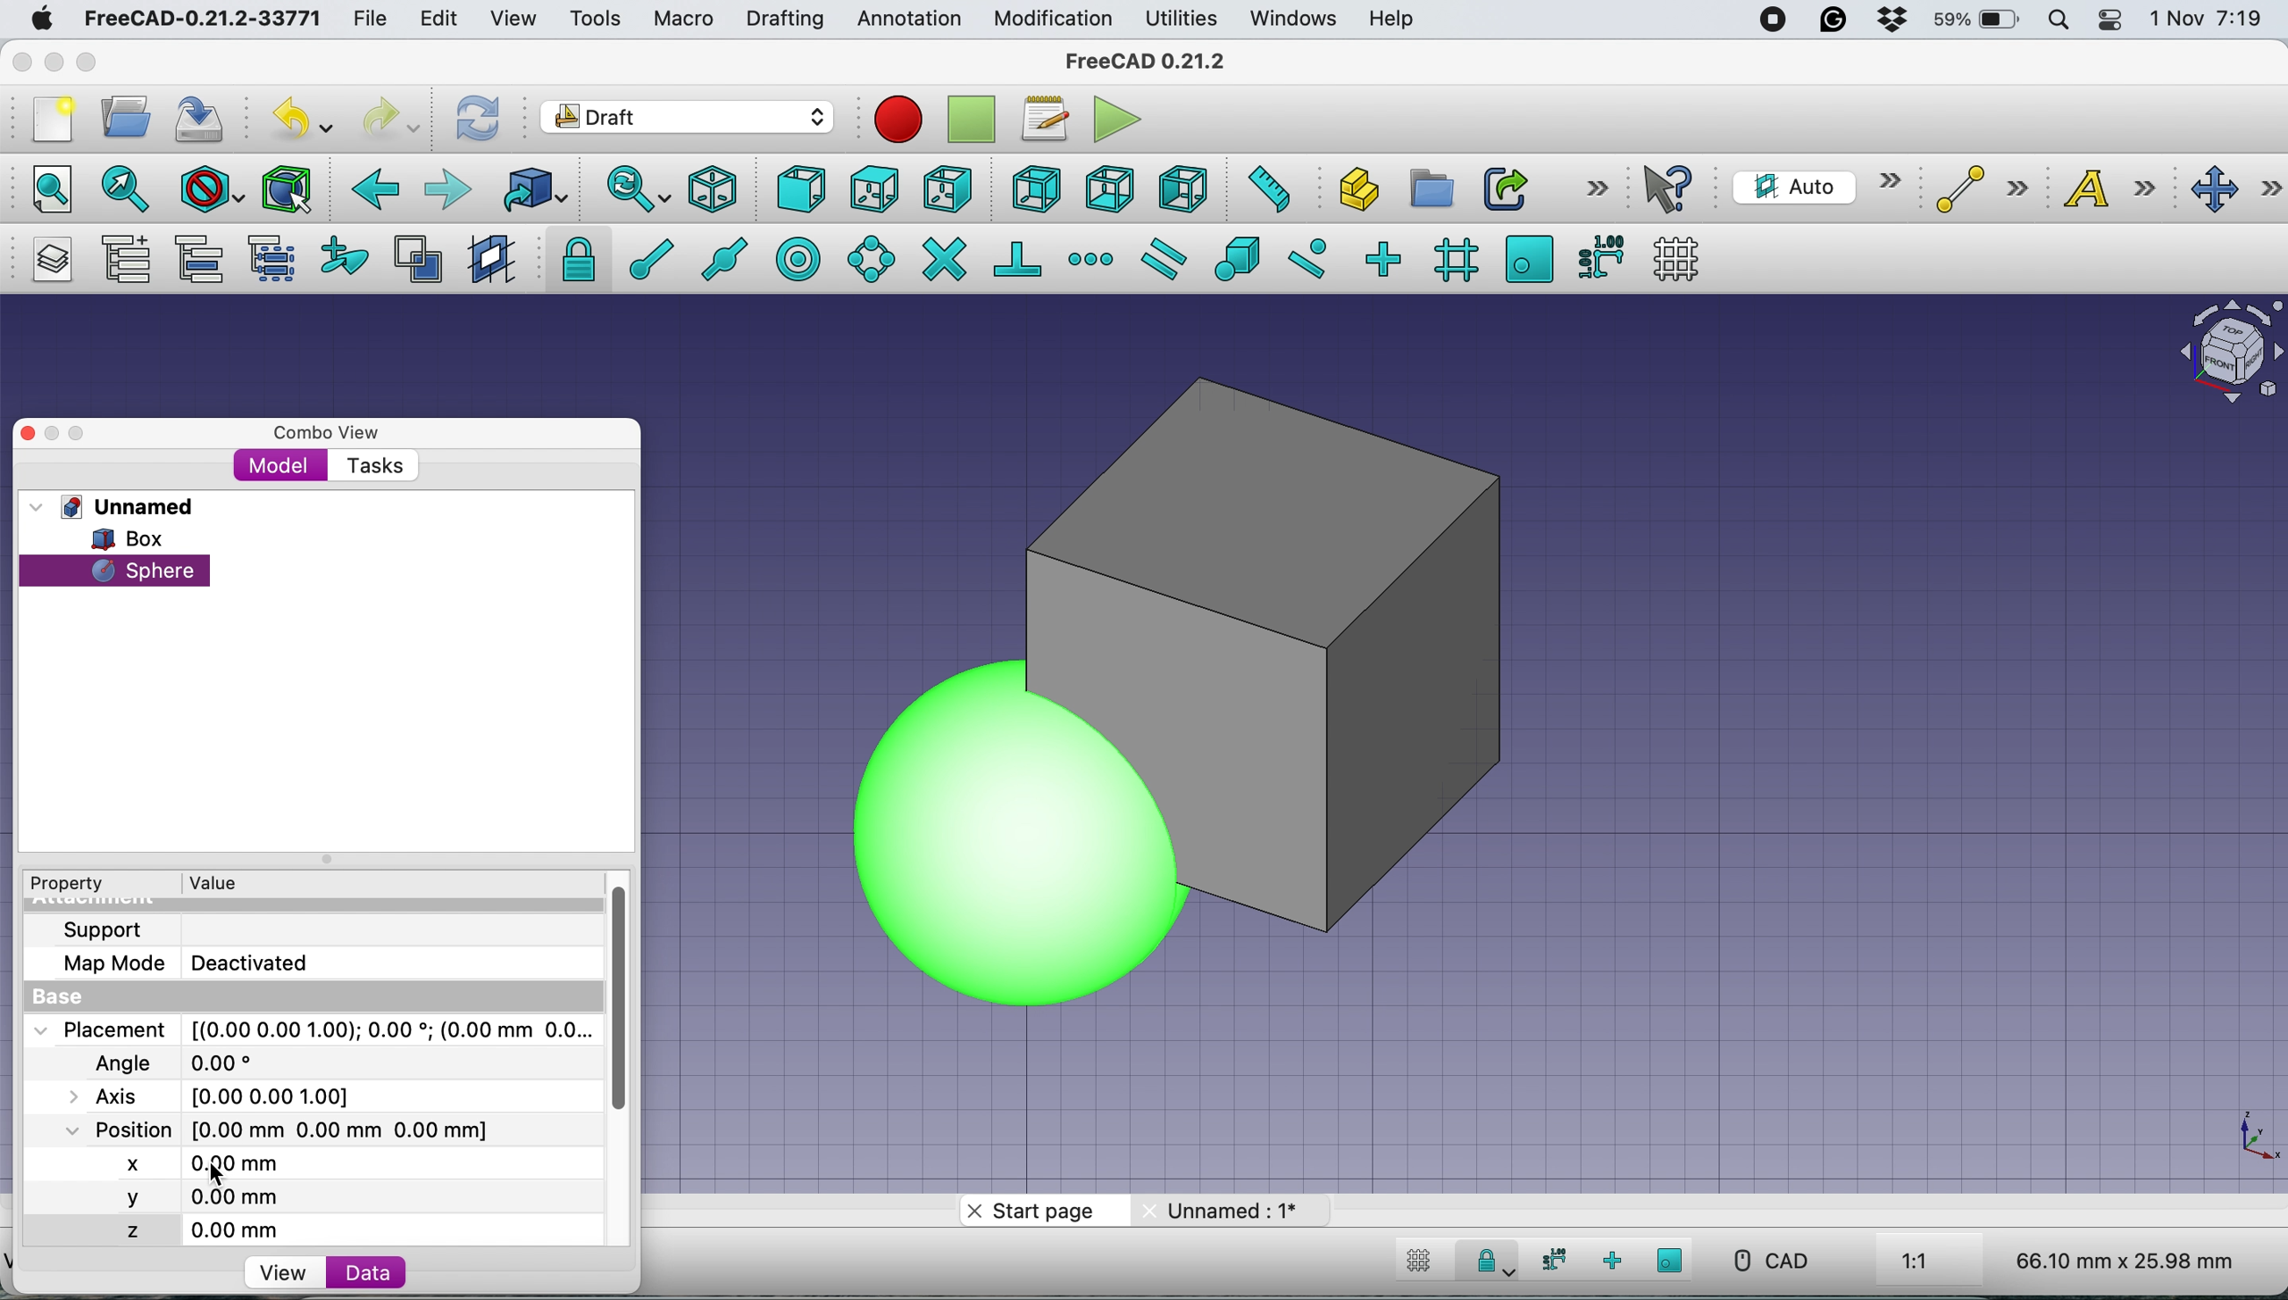 The image size is (2288, 1300). What do you see at coordinates (348, 257) in the screenshot?
I see `add to construction group` at bounding box center [348, 257].